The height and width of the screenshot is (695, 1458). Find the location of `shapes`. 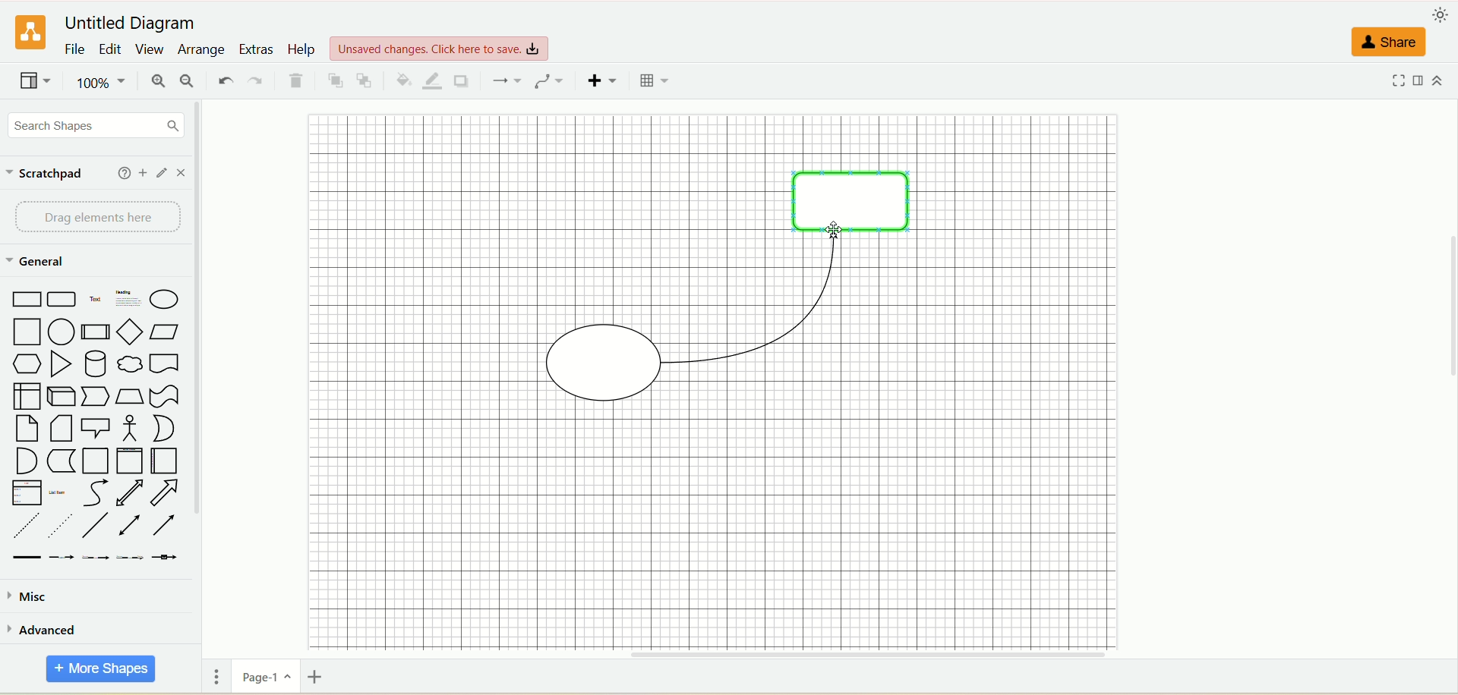

shapes is located at coordinates (93, 424).